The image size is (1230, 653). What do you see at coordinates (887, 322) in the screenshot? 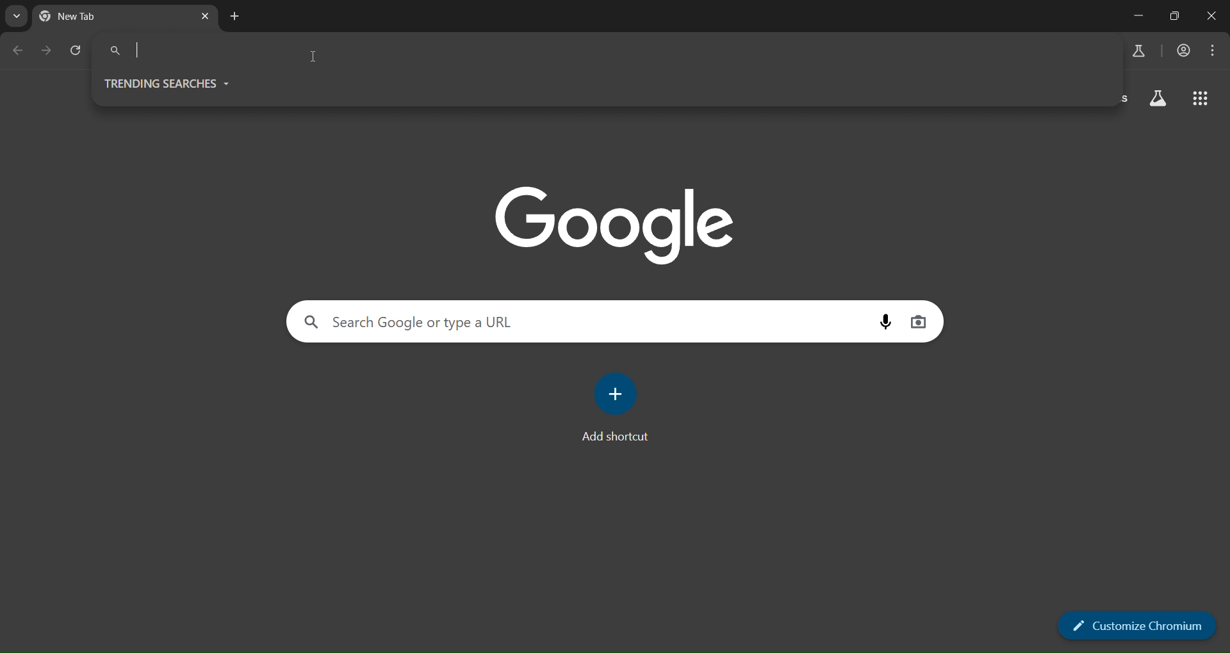
I see `voice search` at bounding box center [887, 322].